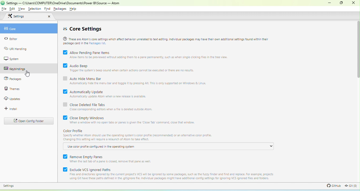 The image size is (360, 191). What do you see at coordinates (64, 3) in the screenshot?
I see `settings - C:\Users\COMPUTER\OneDrive\Documents\Power BI\Source — Atom` at bounding box center [64, 3].